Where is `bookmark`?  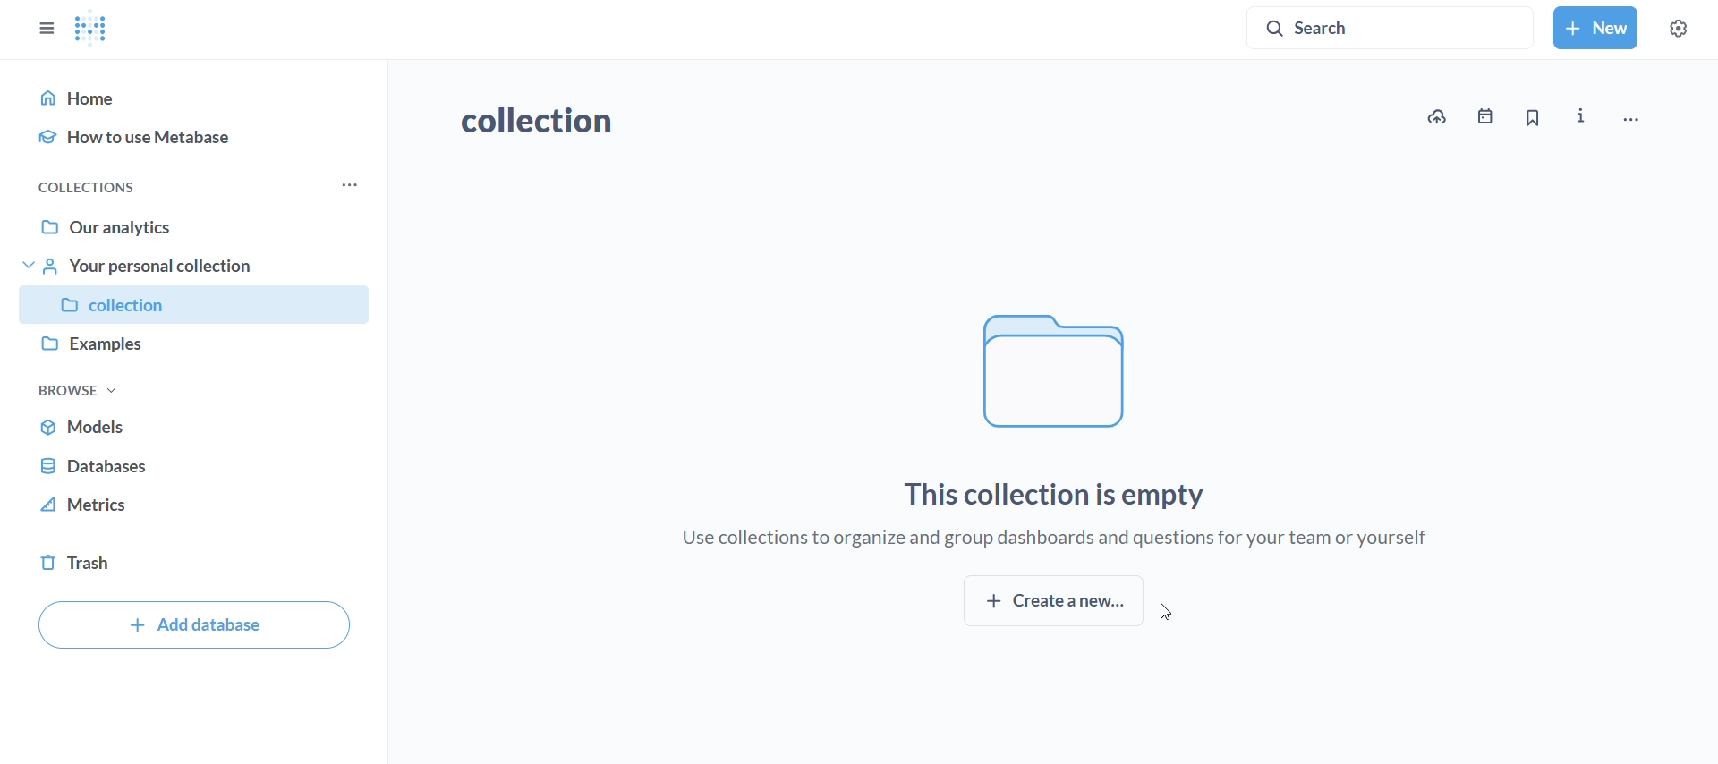
bookmark is located at coordinates (1538, 117).